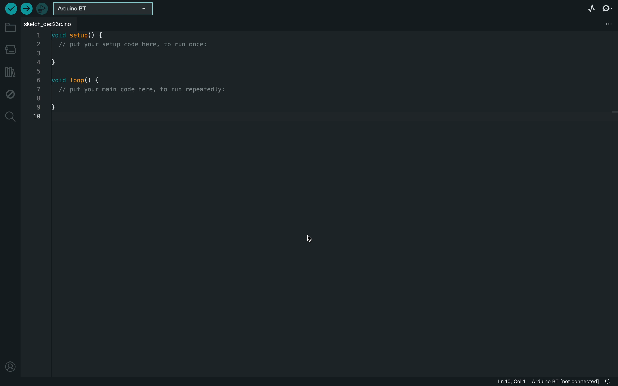 This screenshot has width=618, height=386. Describe the element at coordinates (10, 95) in the screenshot. I see `debug` at that location.